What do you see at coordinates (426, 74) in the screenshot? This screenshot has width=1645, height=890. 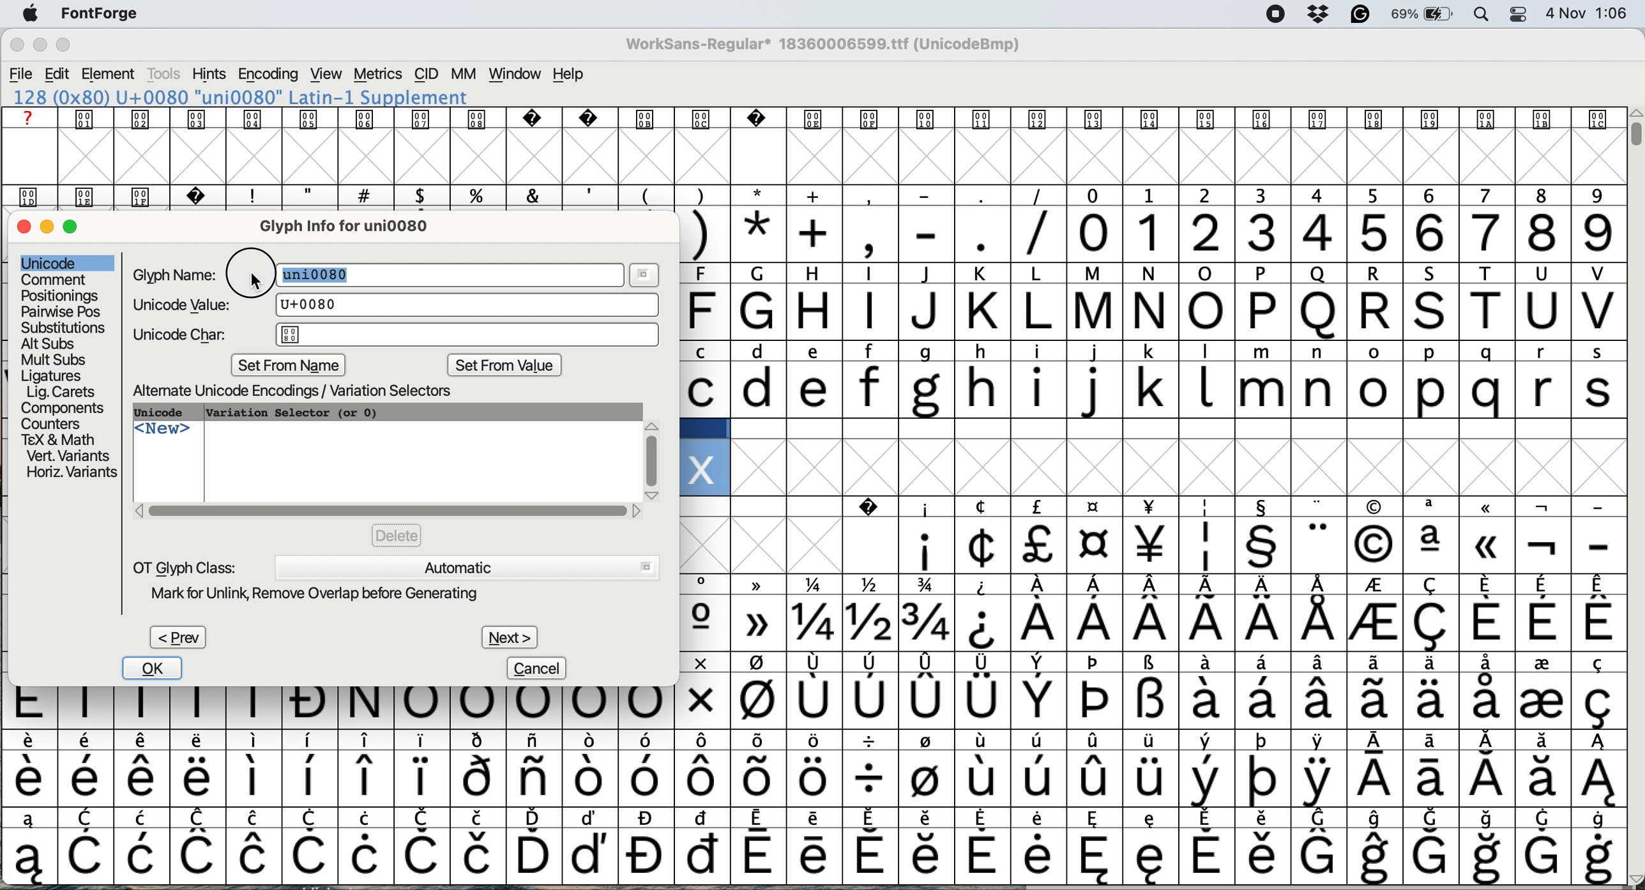 I see `cid` at bounding box center [426, 74].